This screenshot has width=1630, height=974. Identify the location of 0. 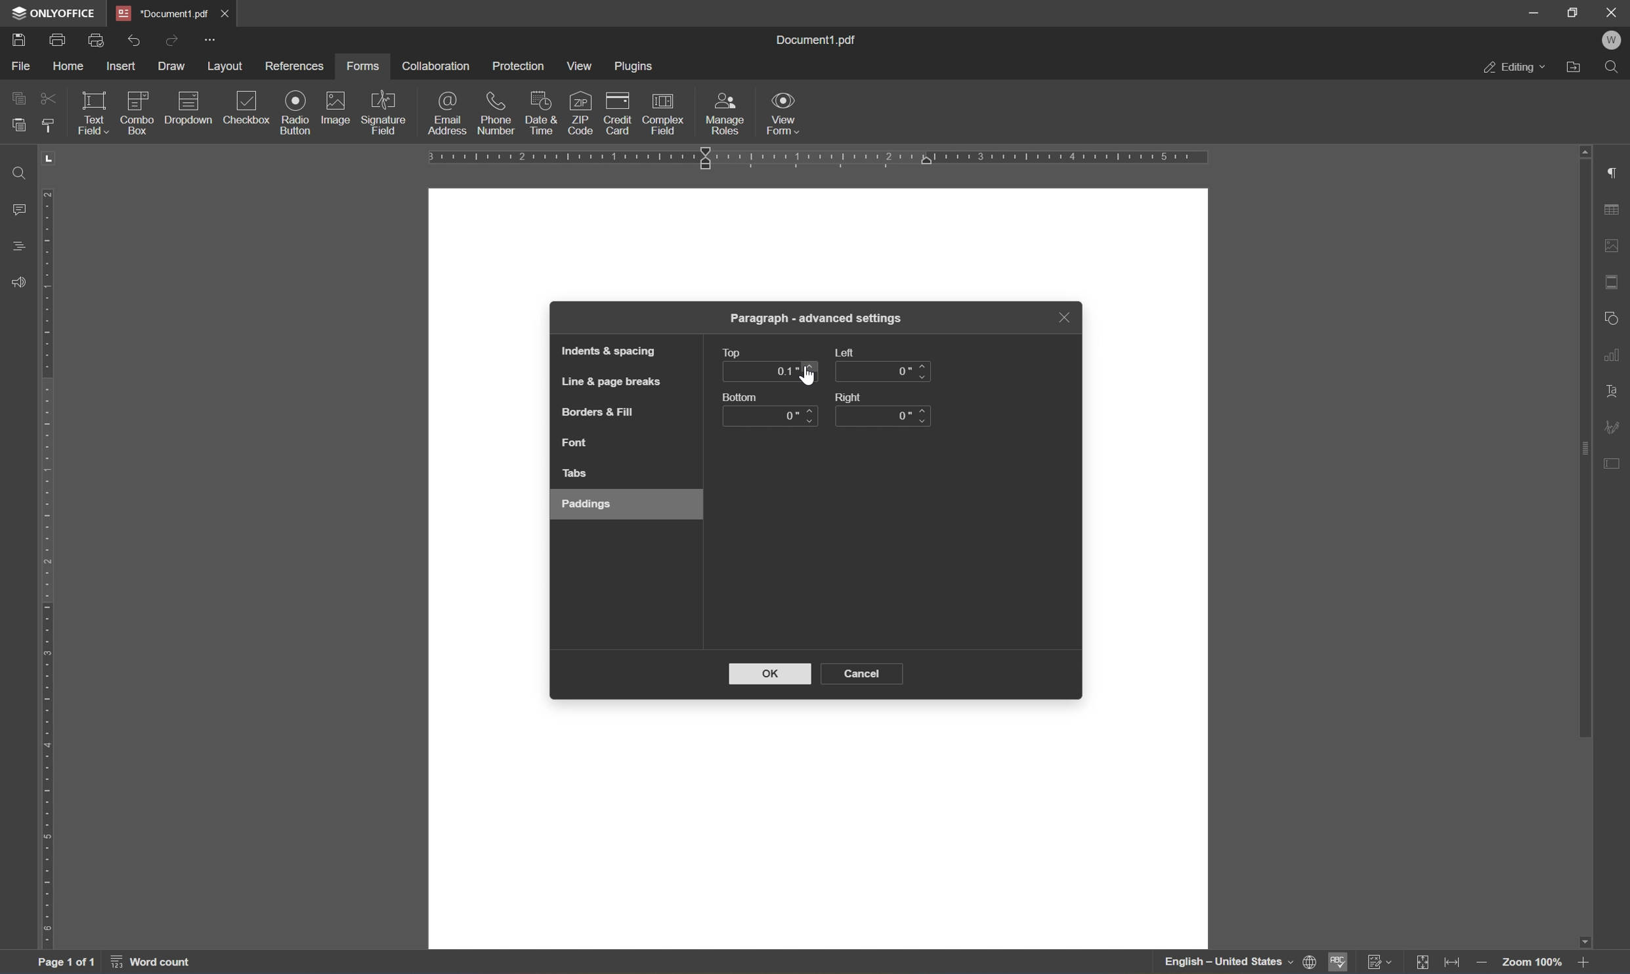
(909, 370).